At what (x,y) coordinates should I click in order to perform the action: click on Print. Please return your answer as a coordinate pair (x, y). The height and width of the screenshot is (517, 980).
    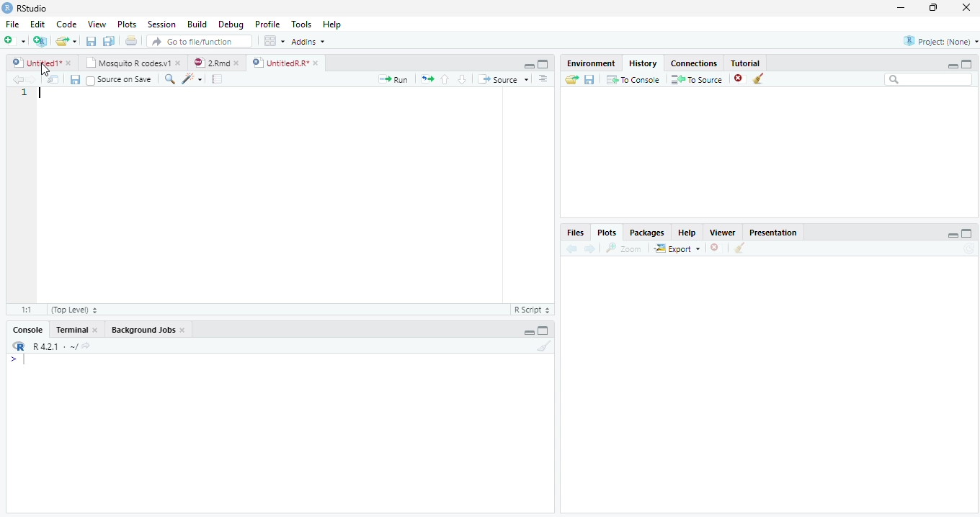
    Looking at the image, I should click on (131, 42).